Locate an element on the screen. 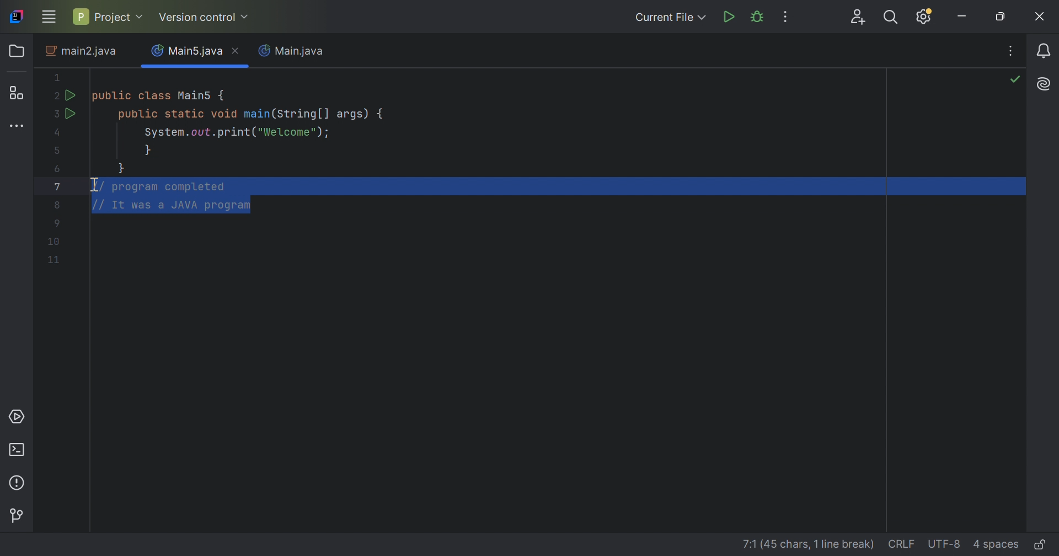 The height and width of the screenshot is (556, 1059). Services is located at coordinates (19, 418).